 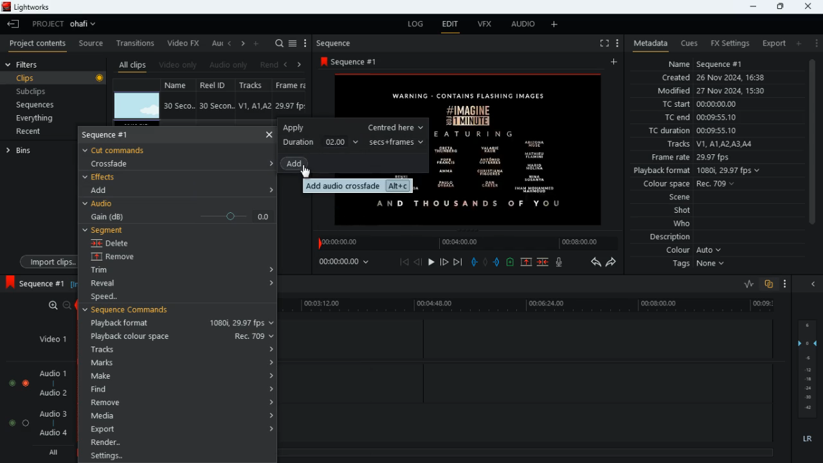 I want to click on Toggle, so click(x=26, y=381).